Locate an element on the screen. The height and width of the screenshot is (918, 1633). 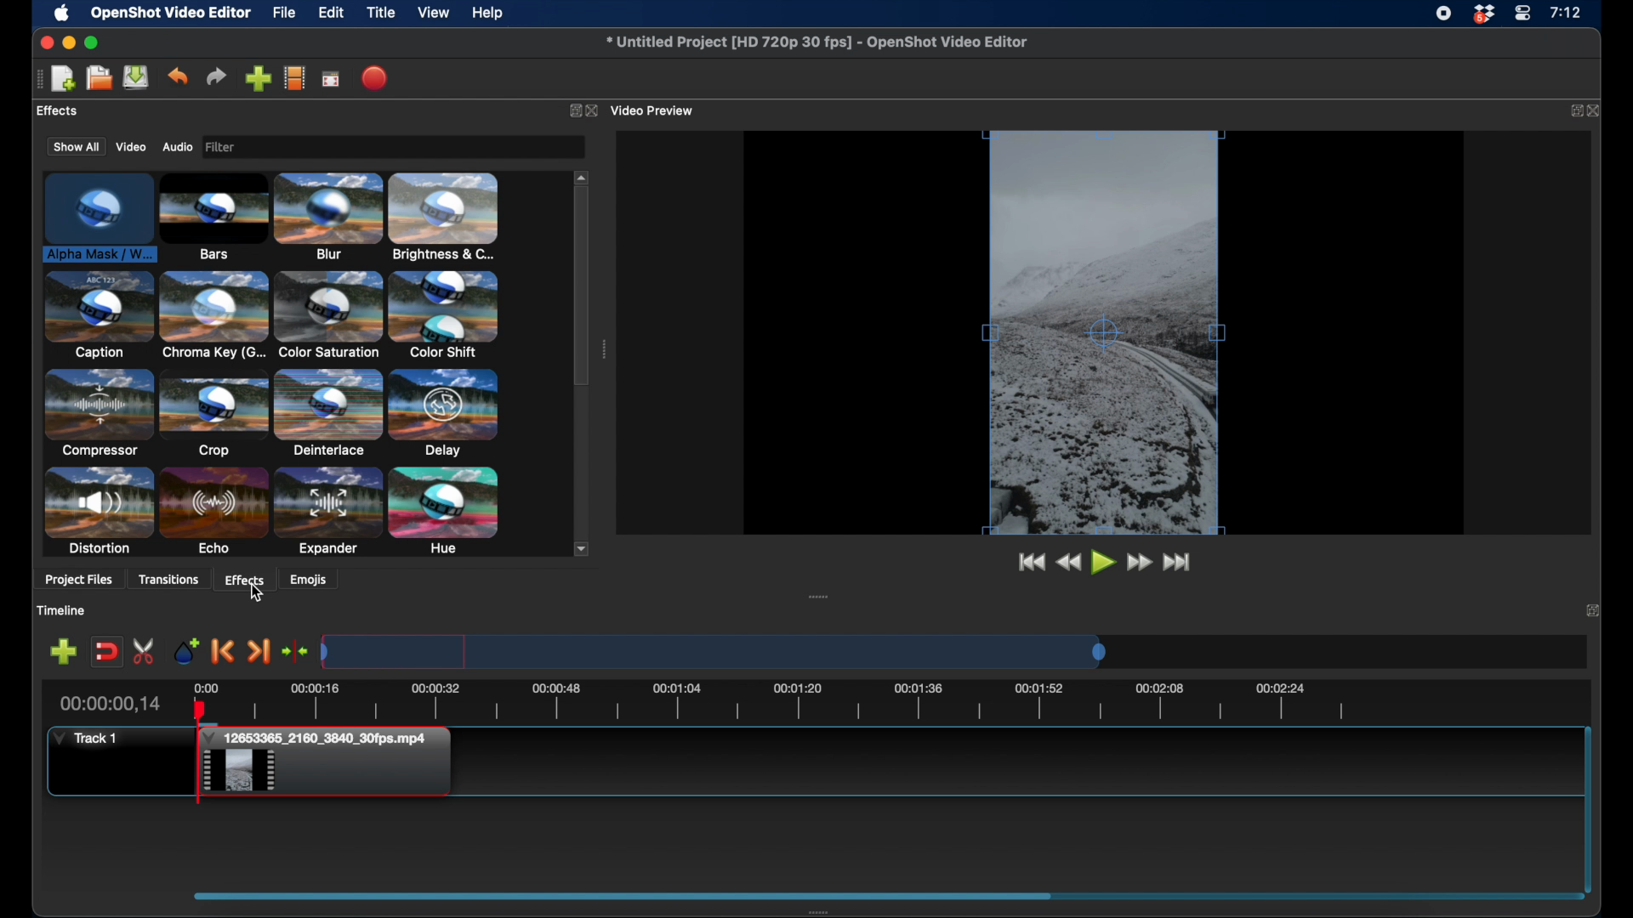
scroll down arrow is located at coordinates (583, 548).